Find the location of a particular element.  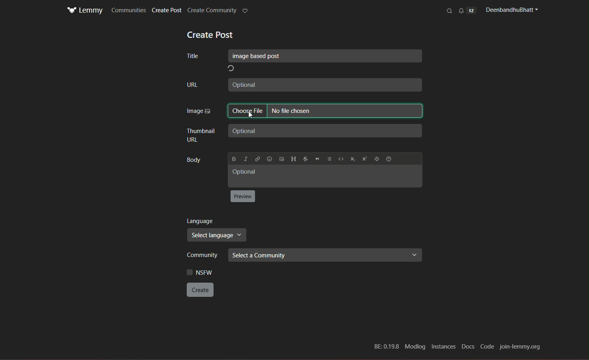

Image based post is located at coordinates (325, 56).